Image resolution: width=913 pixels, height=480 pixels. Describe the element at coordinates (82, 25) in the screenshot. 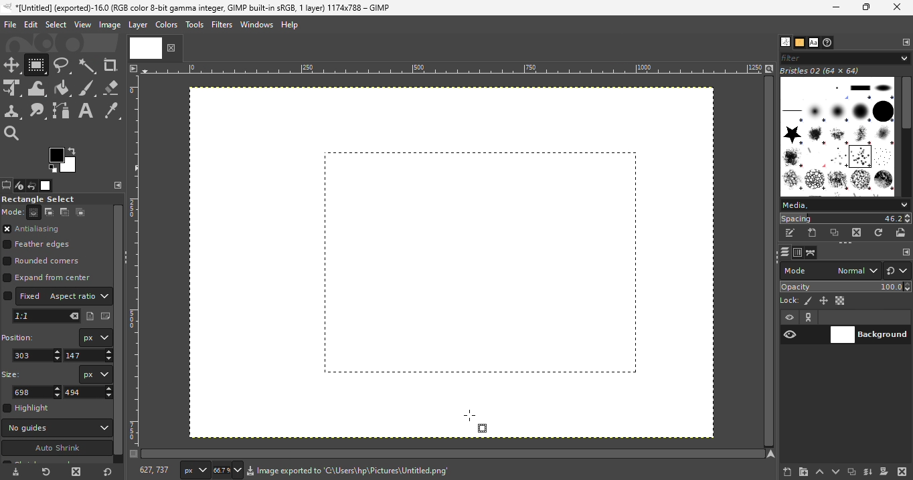

I see `View` at that location.